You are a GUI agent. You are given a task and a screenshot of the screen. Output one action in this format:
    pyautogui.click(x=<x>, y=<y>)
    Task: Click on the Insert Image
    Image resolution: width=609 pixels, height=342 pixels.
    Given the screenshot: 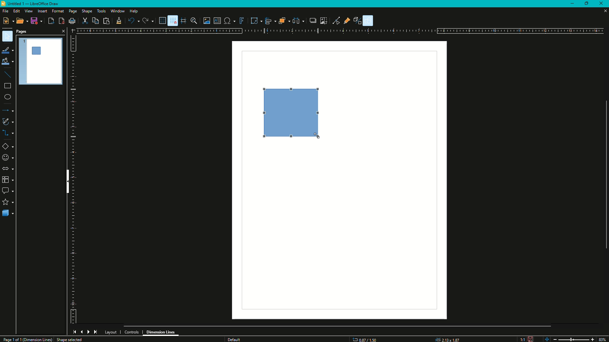 What is the action you would take?
    pyautogui.click(x=207, y=21)
    